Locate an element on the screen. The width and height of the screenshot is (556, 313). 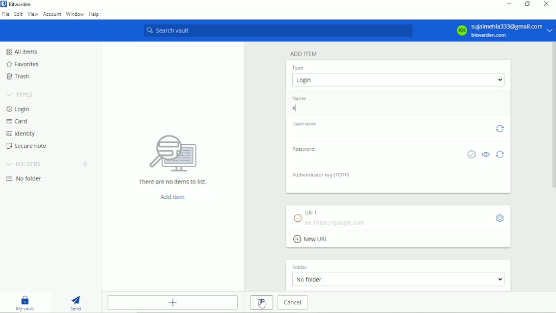
No folder is located at coordinates (24, 178).